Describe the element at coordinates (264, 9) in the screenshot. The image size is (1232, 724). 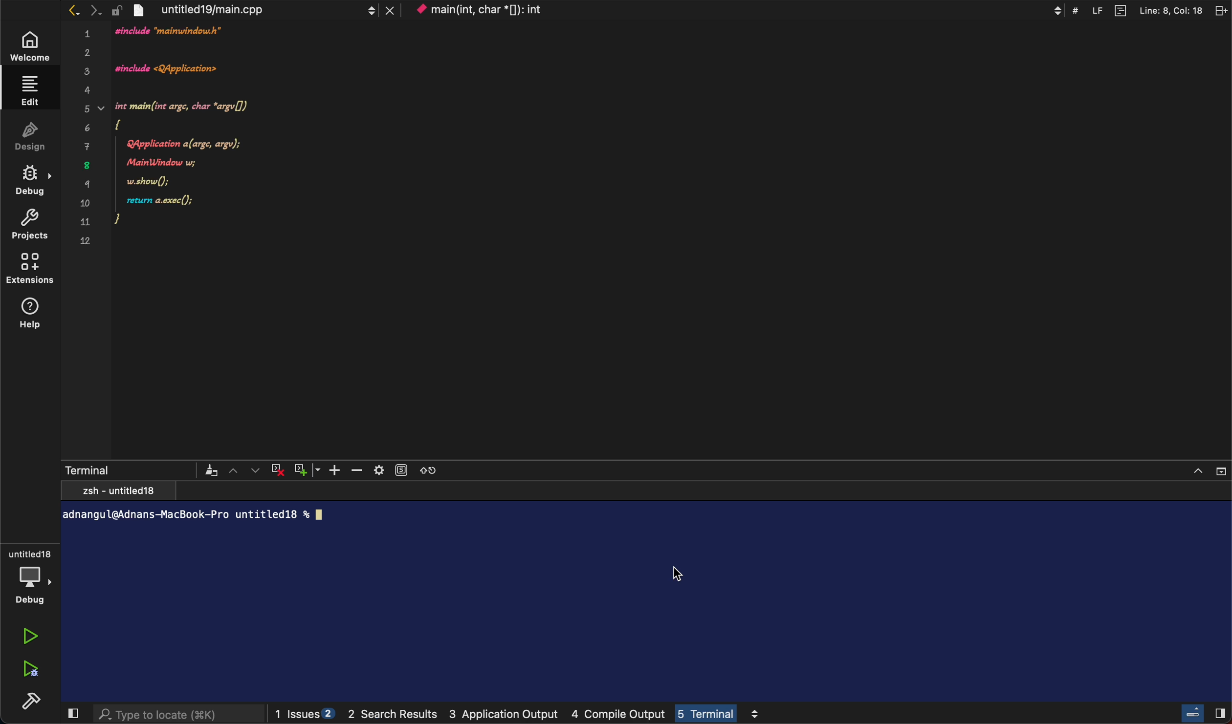
I see `file tab` at that location.